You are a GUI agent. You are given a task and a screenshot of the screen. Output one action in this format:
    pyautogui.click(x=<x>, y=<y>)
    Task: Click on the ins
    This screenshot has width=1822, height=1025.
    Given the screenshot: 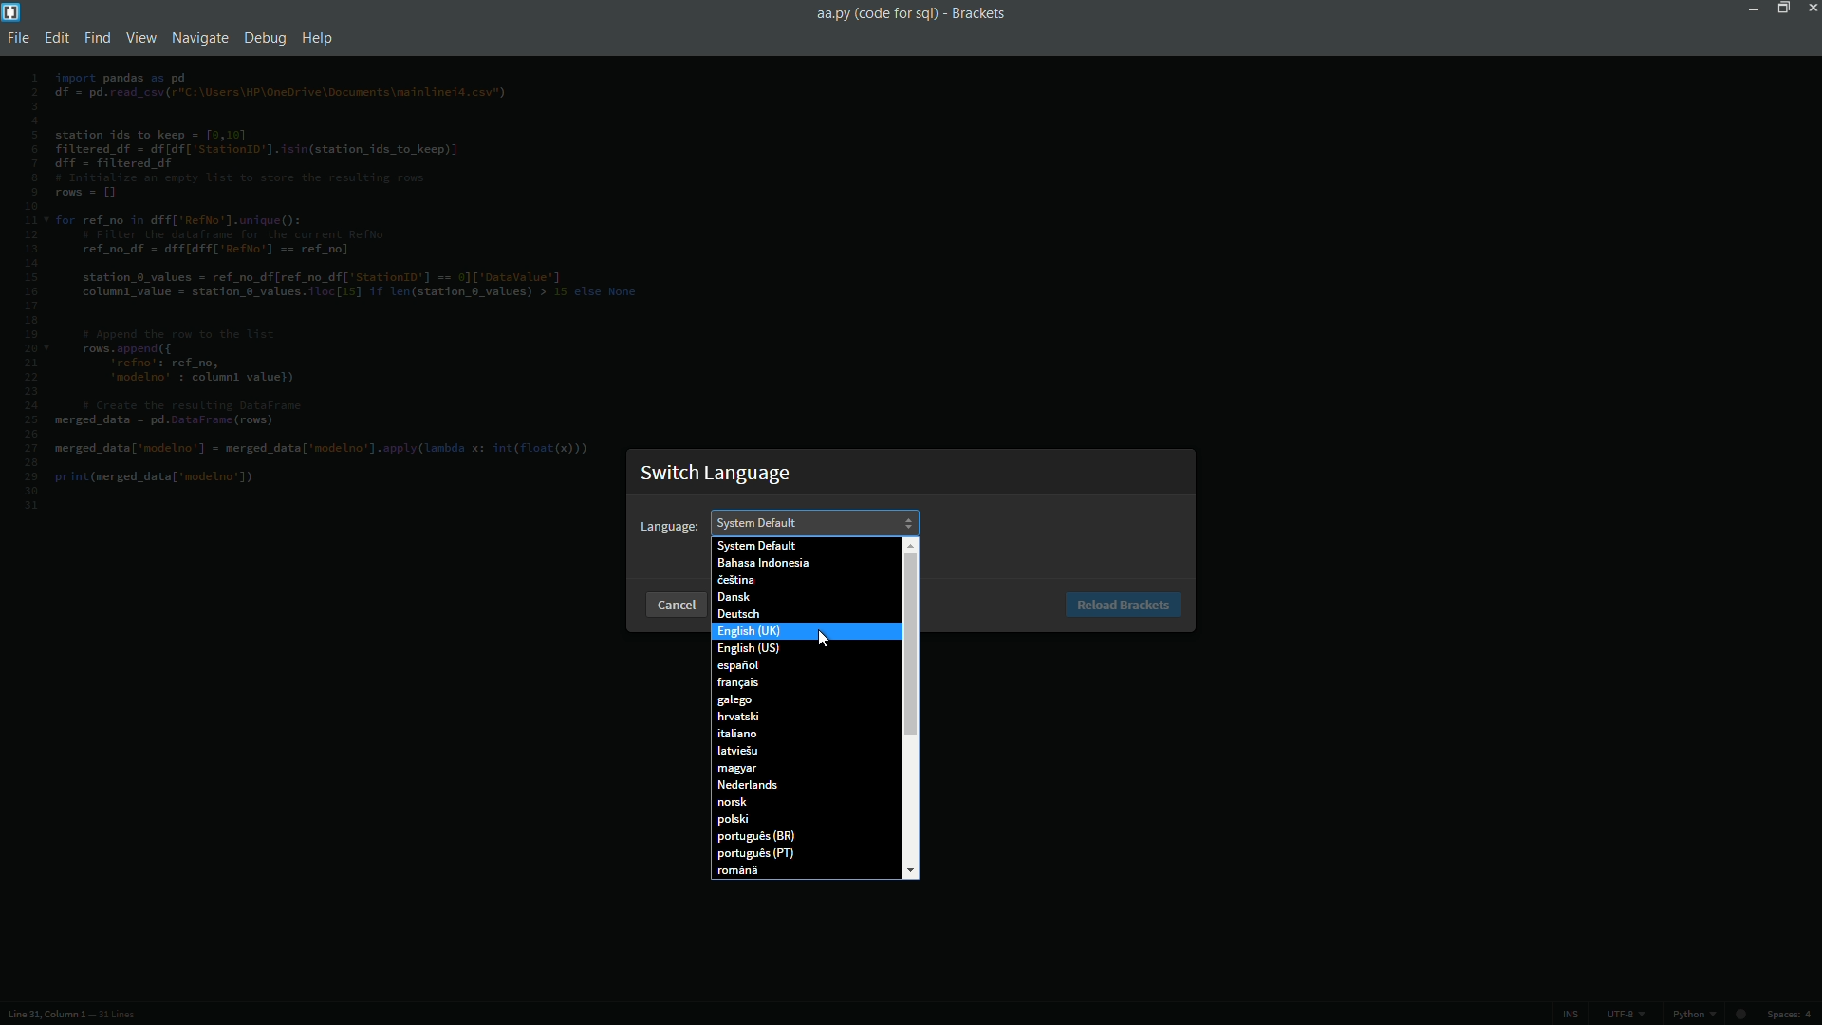 What is the action you would take?
    pyautogui.click(x=1570, y=1015)
    